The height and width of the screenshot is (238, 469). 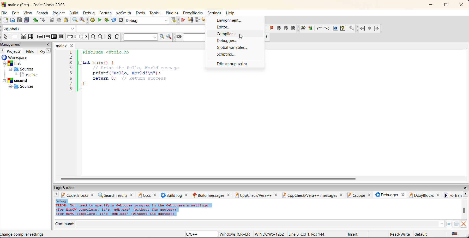 I want to click on run search, so click(x=163, y=37).